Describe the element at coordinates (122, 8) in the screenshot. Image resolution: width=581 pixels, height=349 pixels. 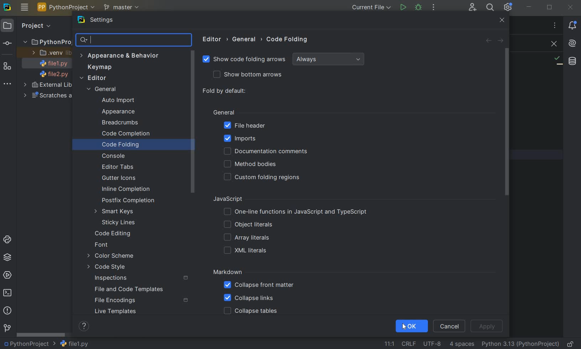
I see `MASTER` at that location.